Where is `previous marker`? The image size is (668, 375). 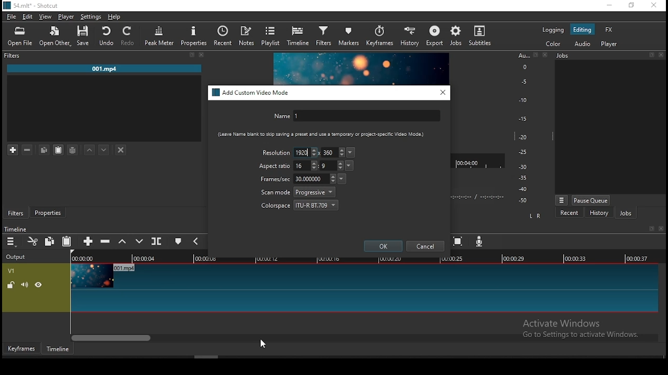 previous marker is located at coordinates (195, 241).